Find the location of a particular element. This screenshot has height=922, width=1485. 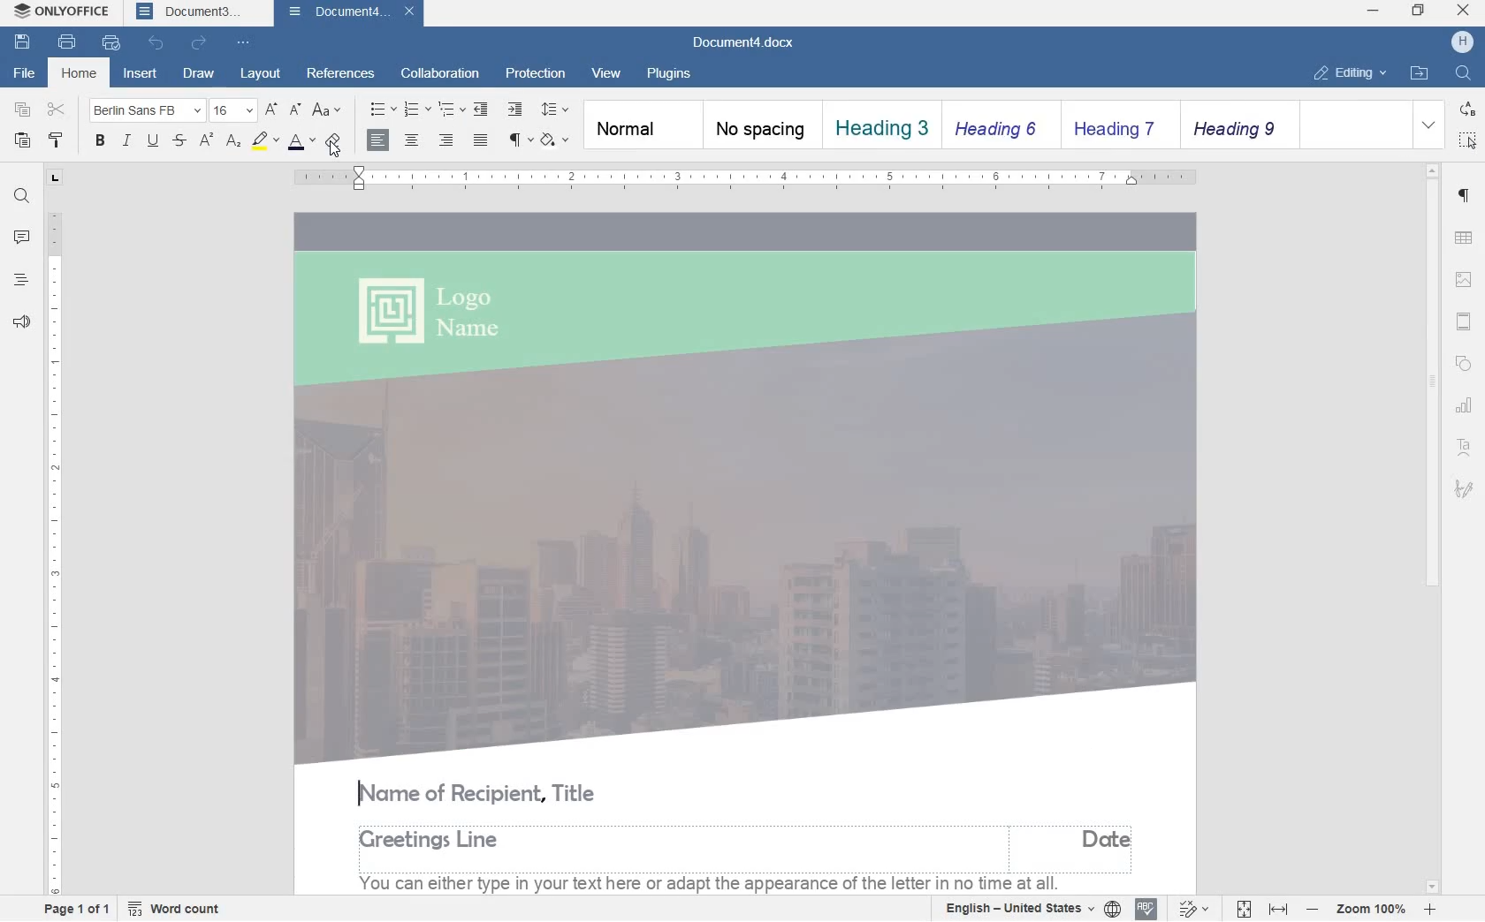

clear style is located at coordinates (334, 140).